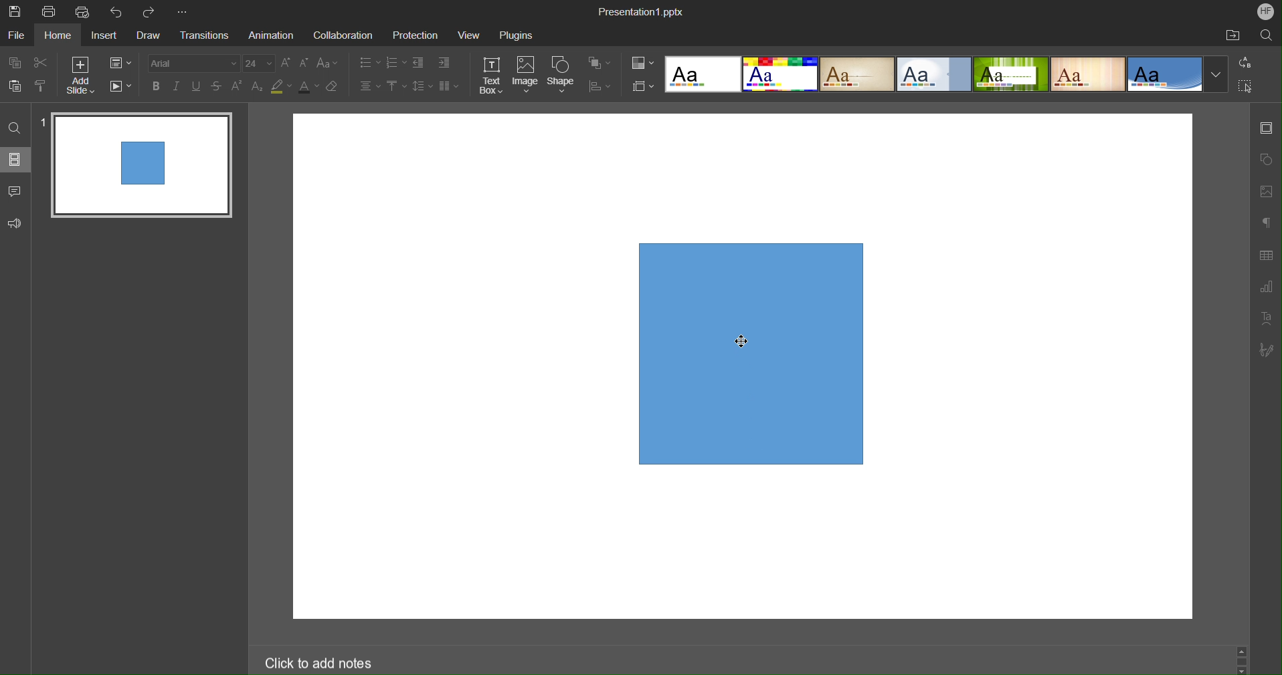  Describe the element at coordinates (116, 9) in the screenshot. I see `Undo` at that location.